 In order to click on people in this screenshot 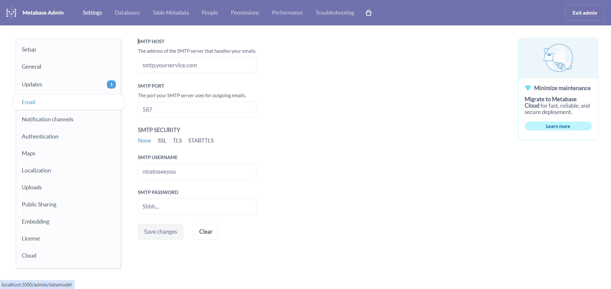, I will do `click(212, 13)`.